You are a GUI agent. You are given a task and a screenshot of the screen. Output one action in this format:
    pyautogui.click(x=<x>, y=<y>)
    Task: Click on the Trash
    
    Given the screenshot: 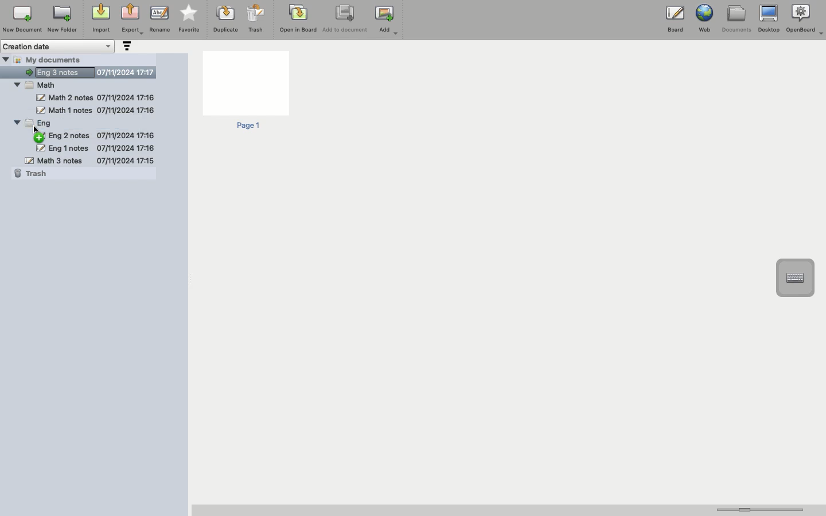 What is the action you would take?
    pyautogui.click(x=33, y=174)
    